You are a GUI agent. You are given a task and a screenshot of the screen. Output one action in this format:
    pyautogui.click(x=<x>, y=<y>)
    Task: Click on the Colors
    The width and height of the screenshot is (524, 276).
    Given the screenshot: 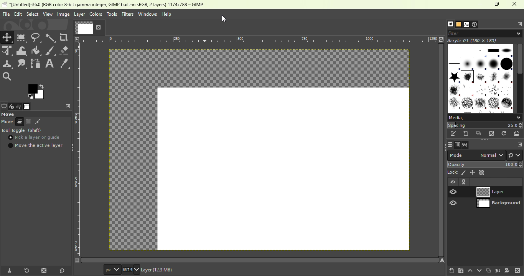 What is the action you would take?
    pyautogui.click(x=96, y=14)
    